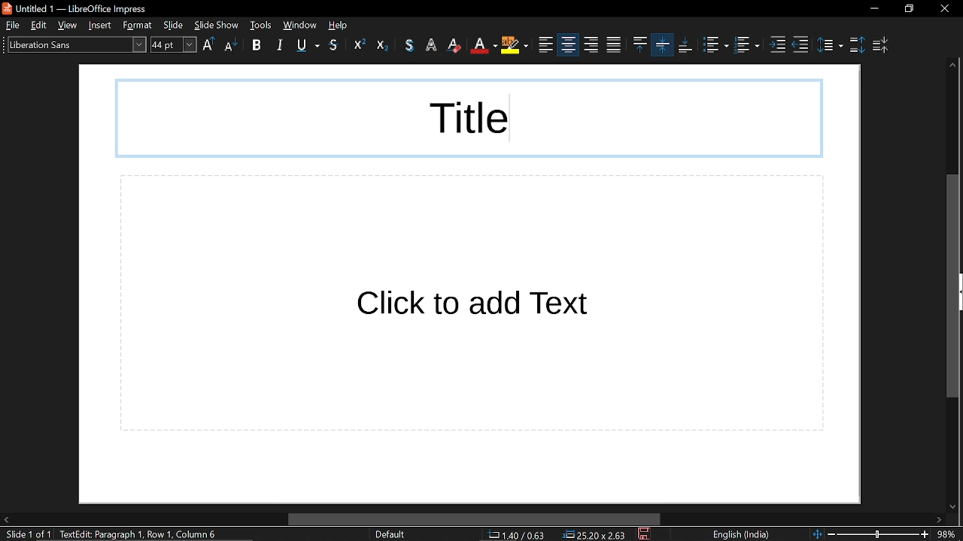 This screenshot has height=541, width=963. What do you see at coordinates (455, 45) in the screenshot?
I see `text color` at bounding box center [455, 45].